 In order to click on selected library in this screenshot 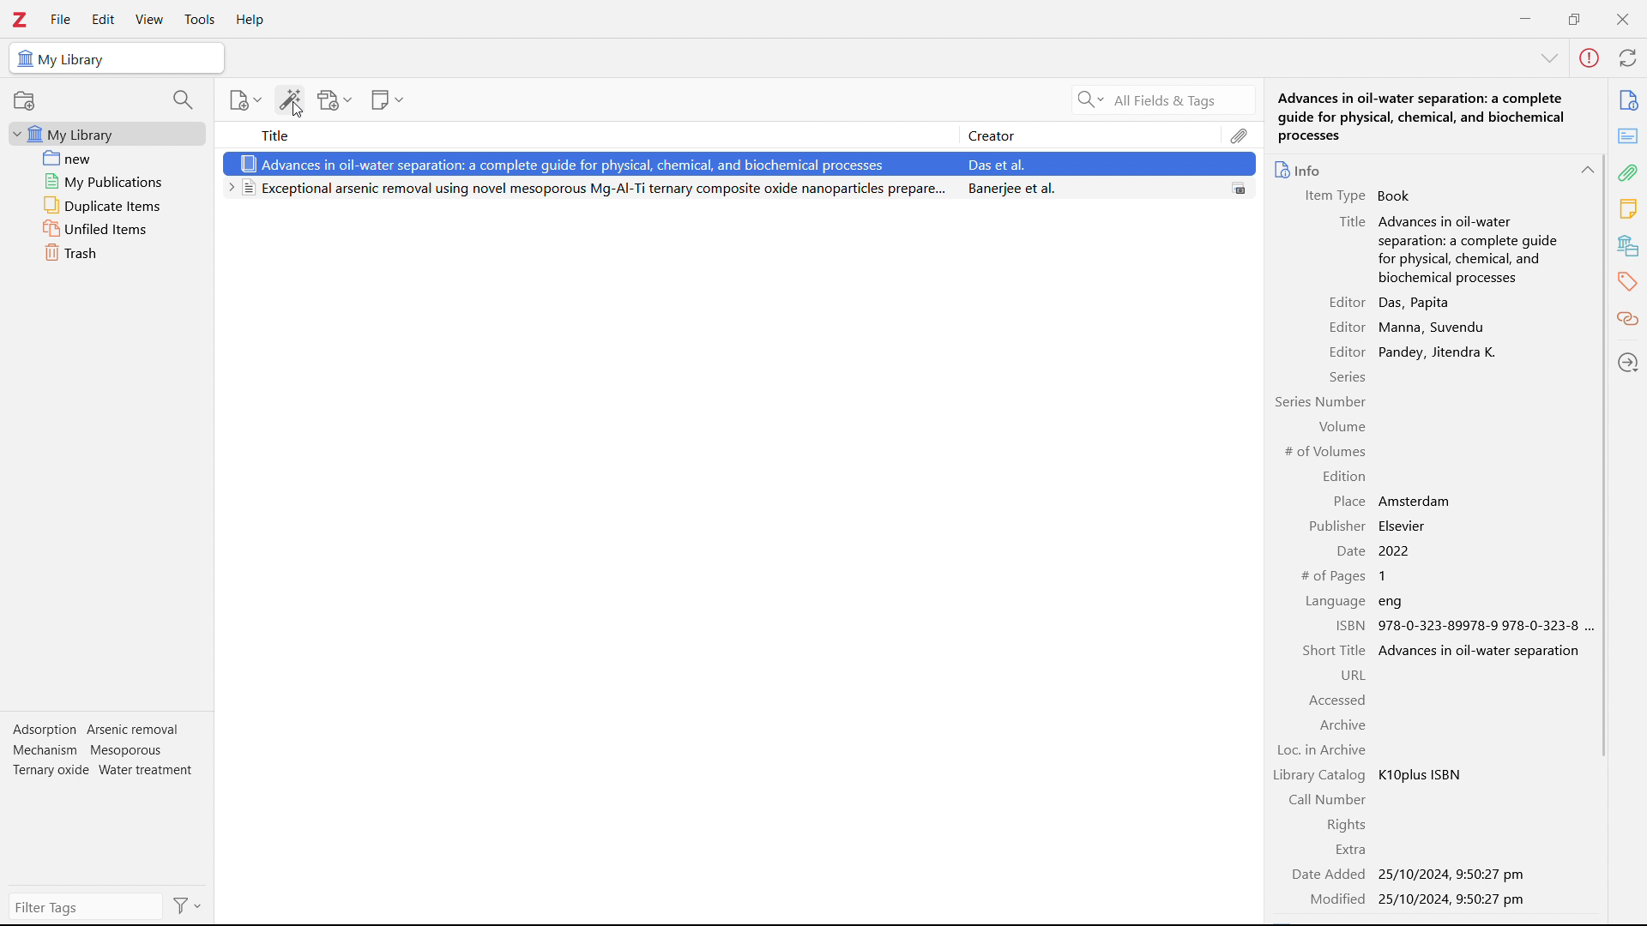, I will do `click(116, 58)`.